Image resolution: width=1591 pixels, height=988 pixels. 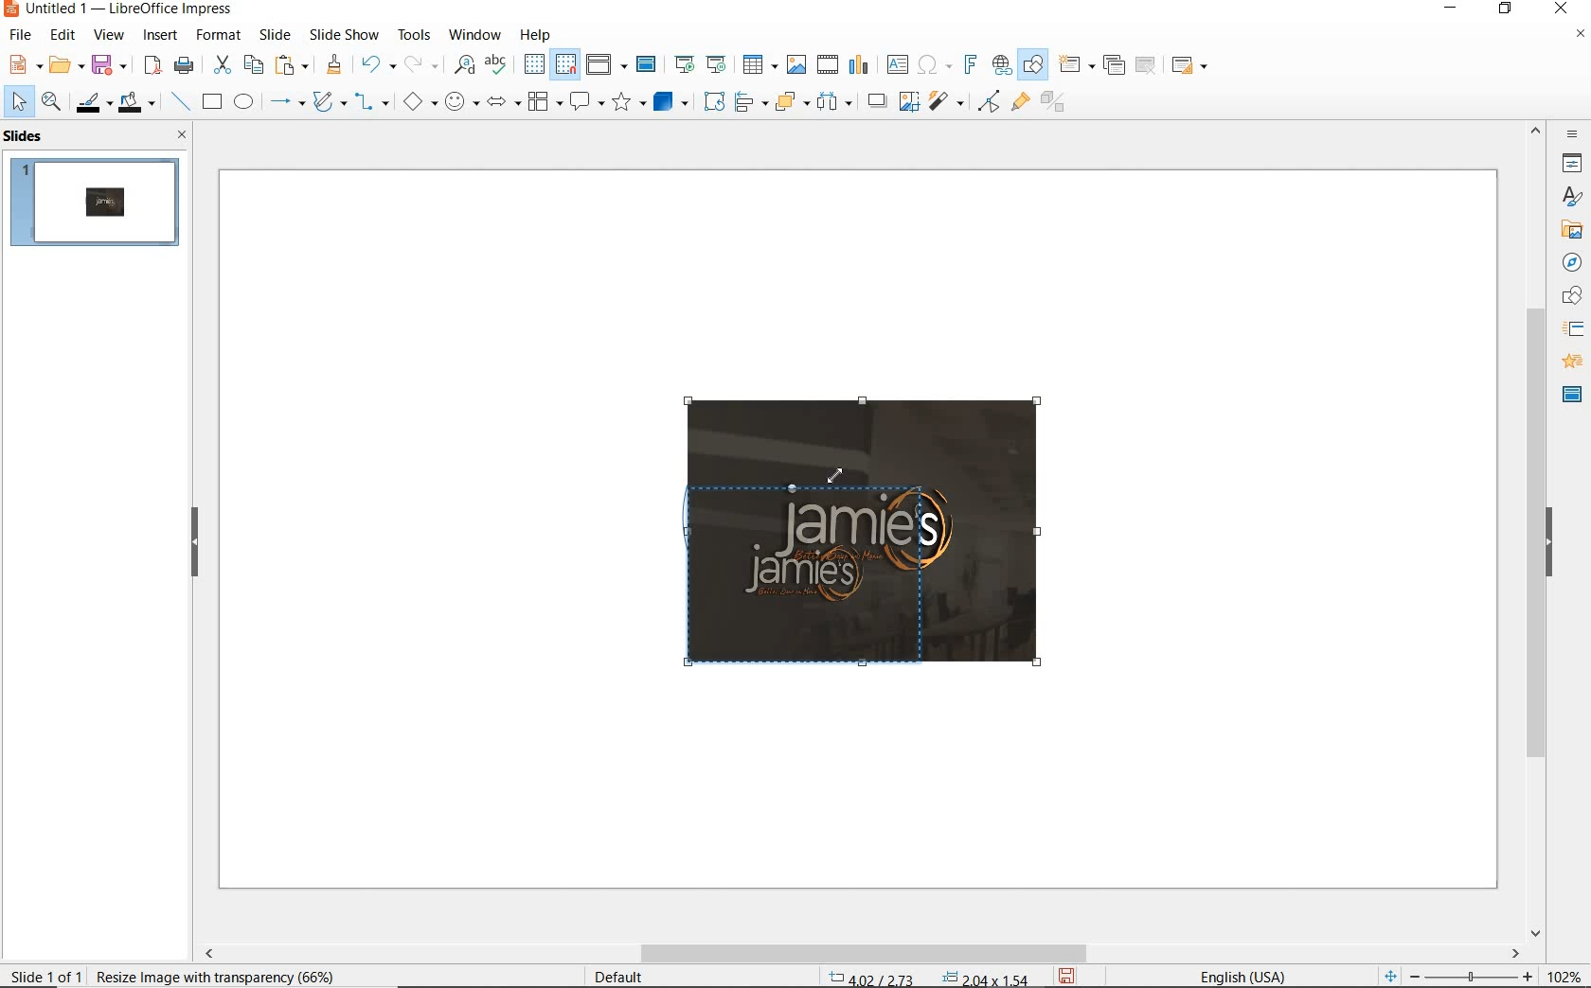 What do you see at coordinates (47, 972) in the screenshot?
I see `slide 1 of 1` at bounding box center [47, 972].